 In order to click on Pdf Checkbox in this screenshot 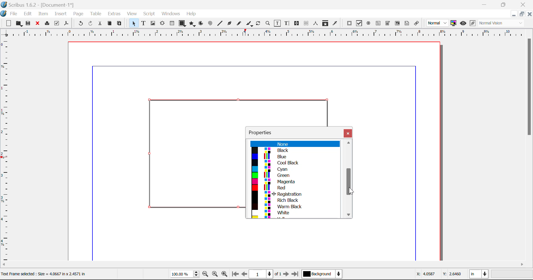, I will do `click(359, 23)`.